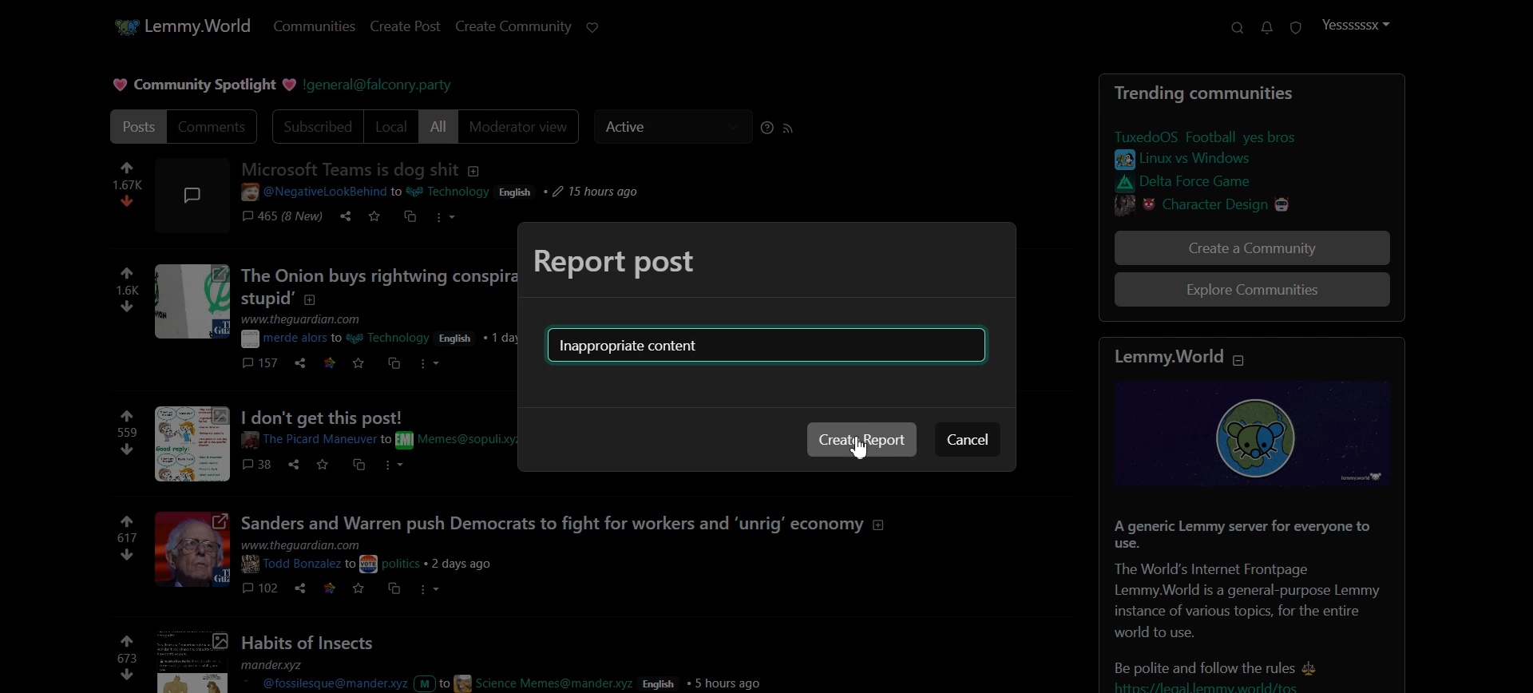 The height and width of the screenshot is (693, 1533). What do you see at coordinates (323, 465) in the screenshot?
I see `save` at bounding box center [323, 465].